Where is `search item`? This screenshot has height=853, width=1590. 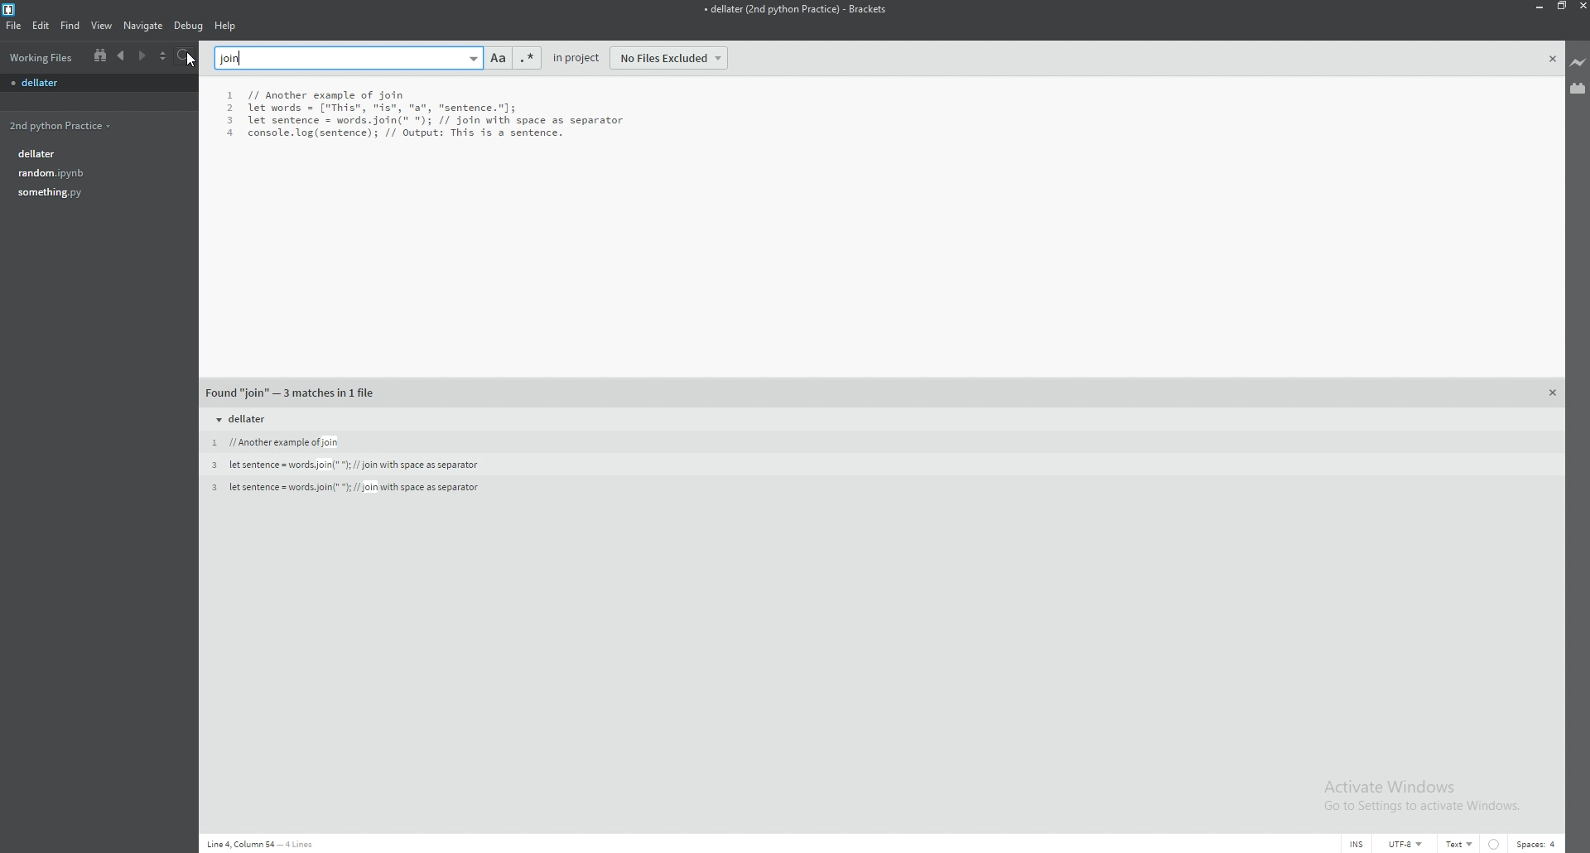 search item is located at coordinates (349, 57).